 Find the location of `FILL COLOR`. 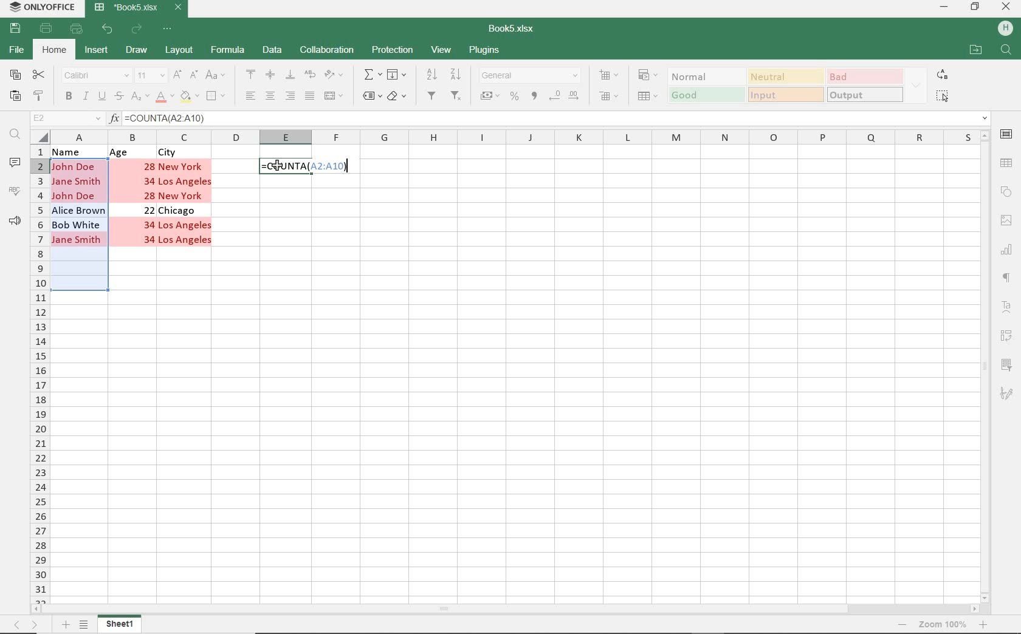

FILL COLOR is located at coordinates (189, 98).